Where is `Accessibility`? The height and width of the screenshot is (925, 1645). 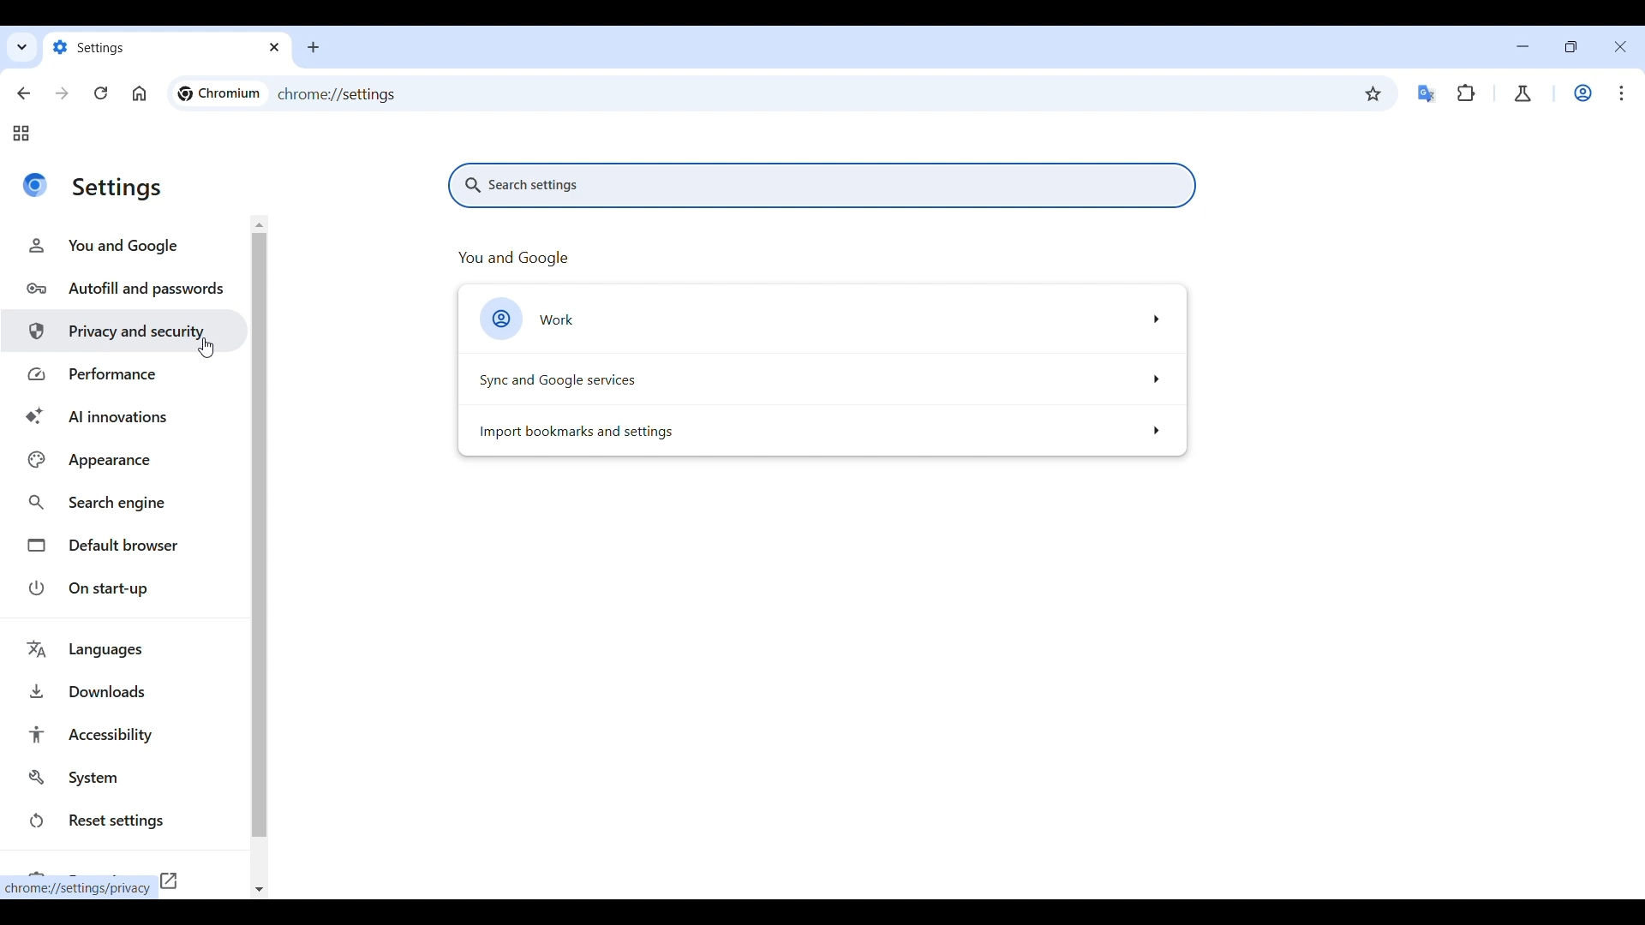 Accessibility is located at coordinates (125, 734).